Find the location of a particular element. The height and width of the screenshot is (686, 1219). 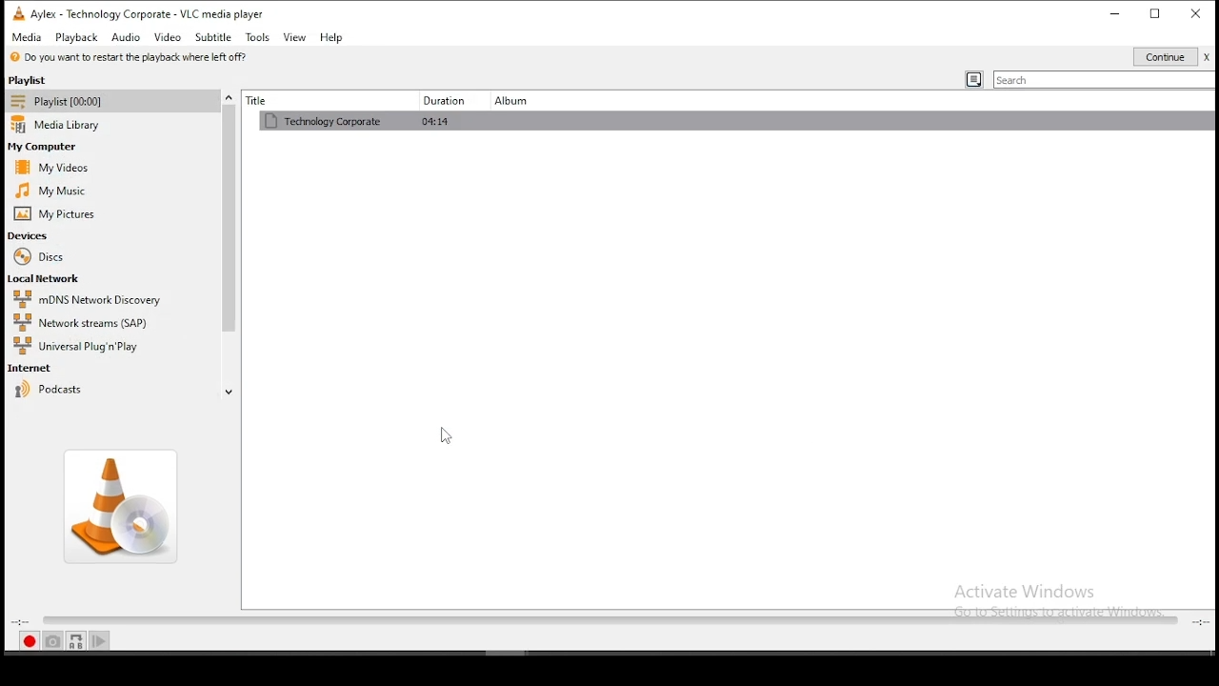

total/remaining time is located at coordinates (1198, 618).